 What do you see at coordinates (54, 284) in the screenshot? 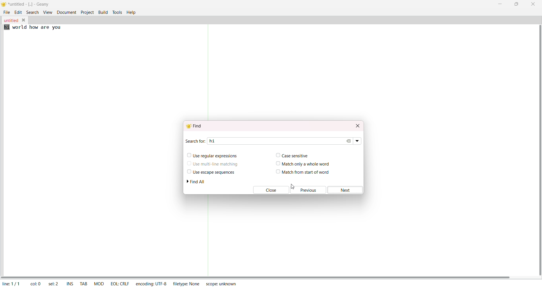
I see `sel: 0` at bounding box center [54, 284].